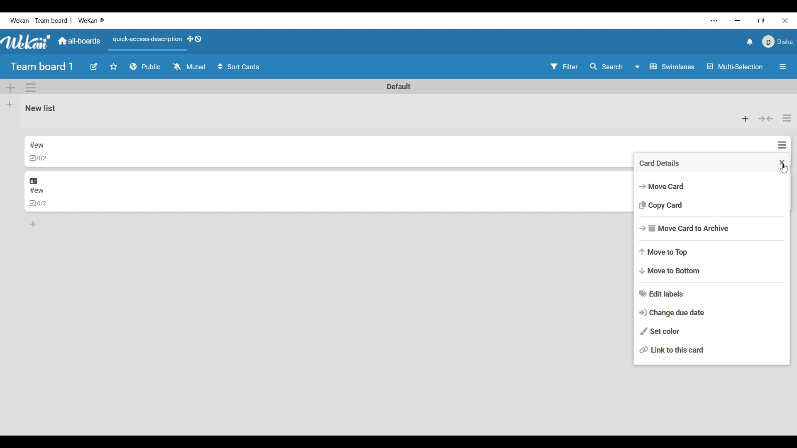 This screenshot has height=448, width=797. What do you see at coordinates (399, 86) in the screenshot?
I see `Swimlane name` at bounding box center [399, 86].